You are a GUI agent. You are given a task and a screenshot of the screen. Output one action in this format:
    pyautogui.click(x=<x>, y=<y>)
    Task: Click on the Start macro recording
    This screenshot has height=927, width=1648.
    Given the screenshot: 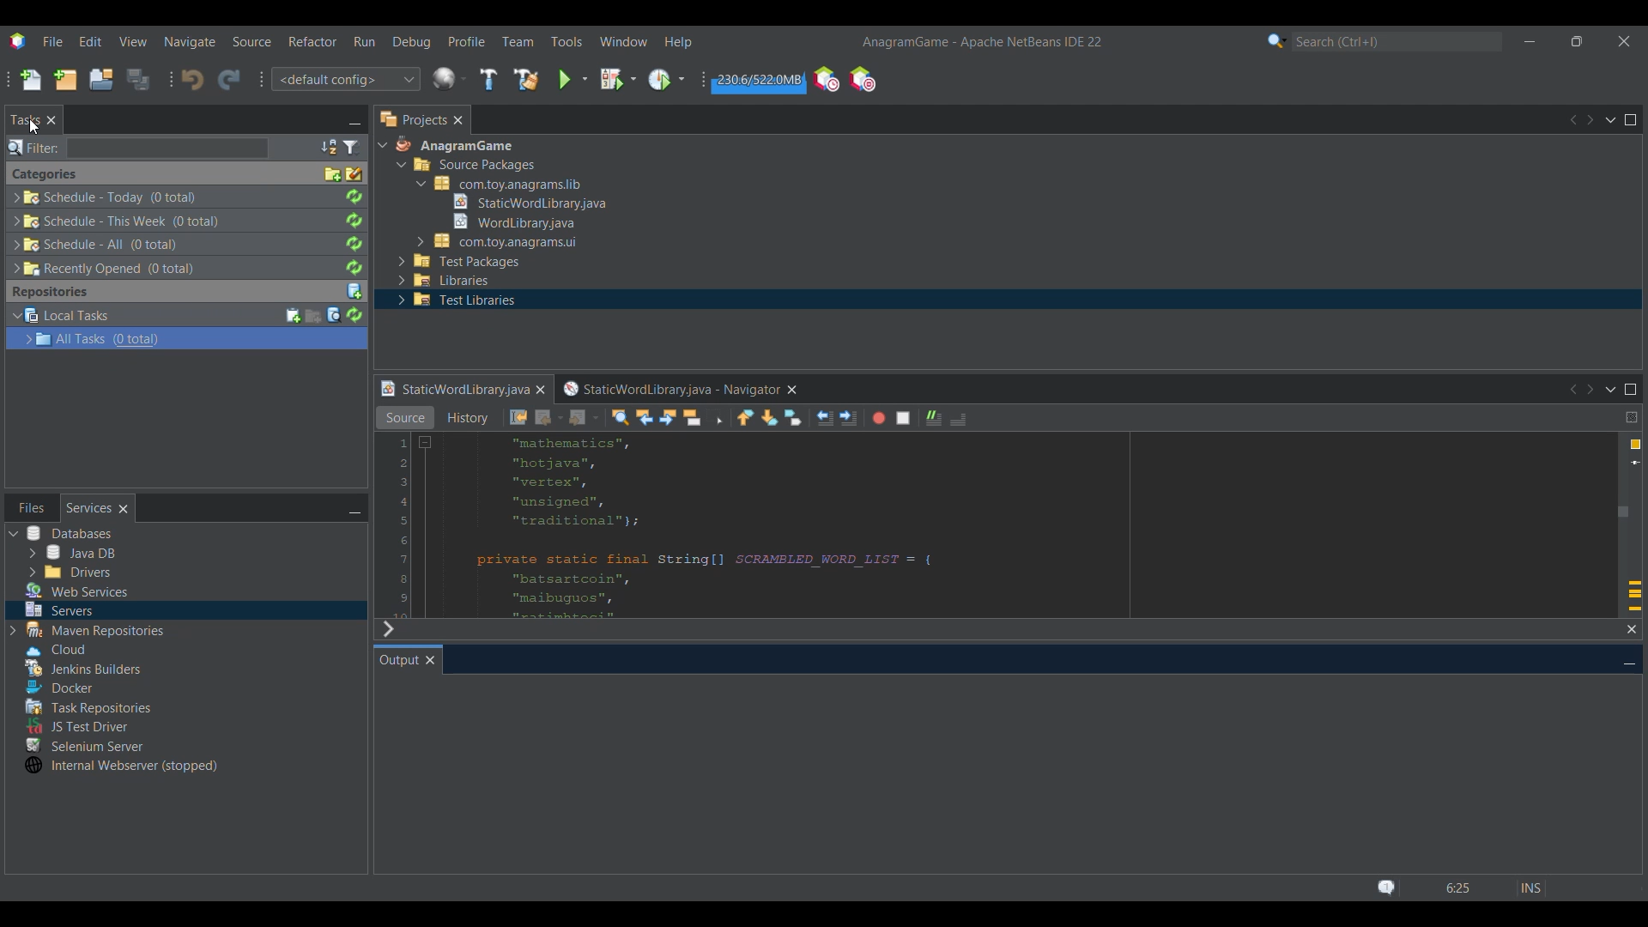 What is the action you would take?
    pyautogui.click(x=879, y=418)
    